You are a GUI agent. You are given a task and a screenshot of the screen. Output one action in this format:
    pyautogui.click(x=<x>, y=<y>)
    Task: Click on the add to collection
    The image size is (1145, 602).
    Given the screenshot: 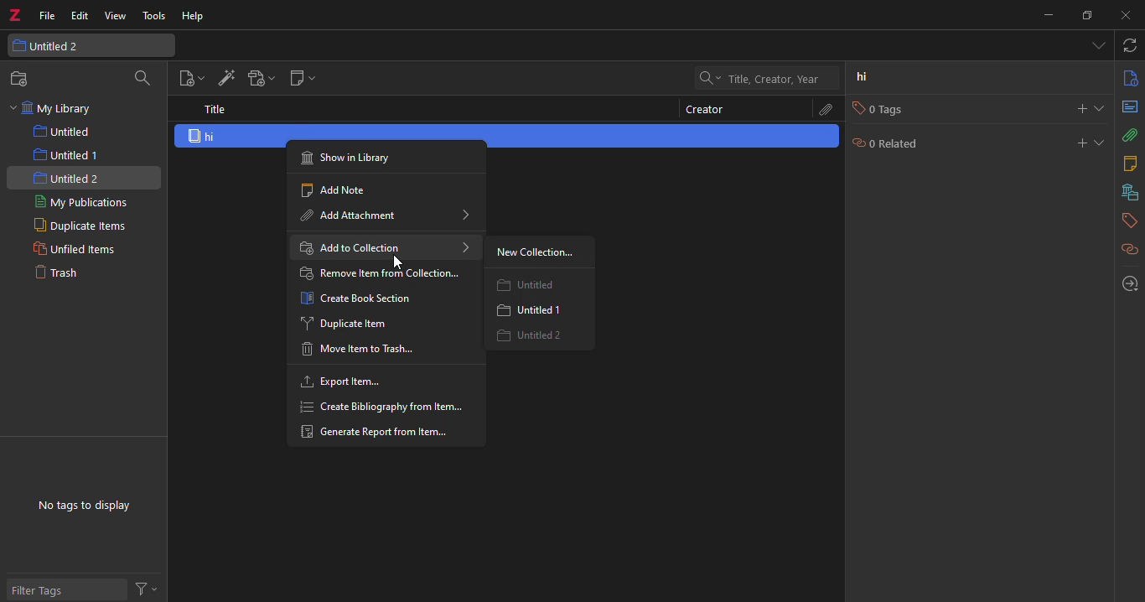 What is the action you would take?
    pyautogui.click(x=381, y=247)
    